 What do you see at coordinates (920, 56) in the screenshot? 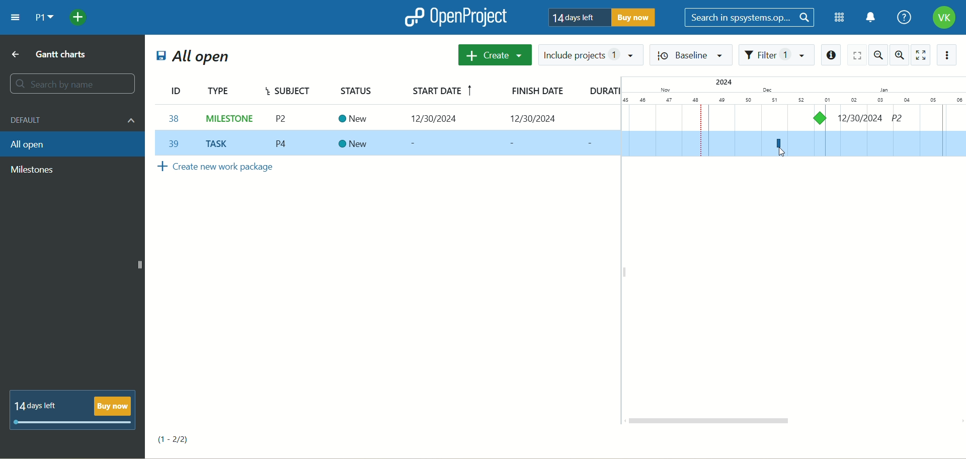
I see `zen mode` at bounding box center [920, 56].